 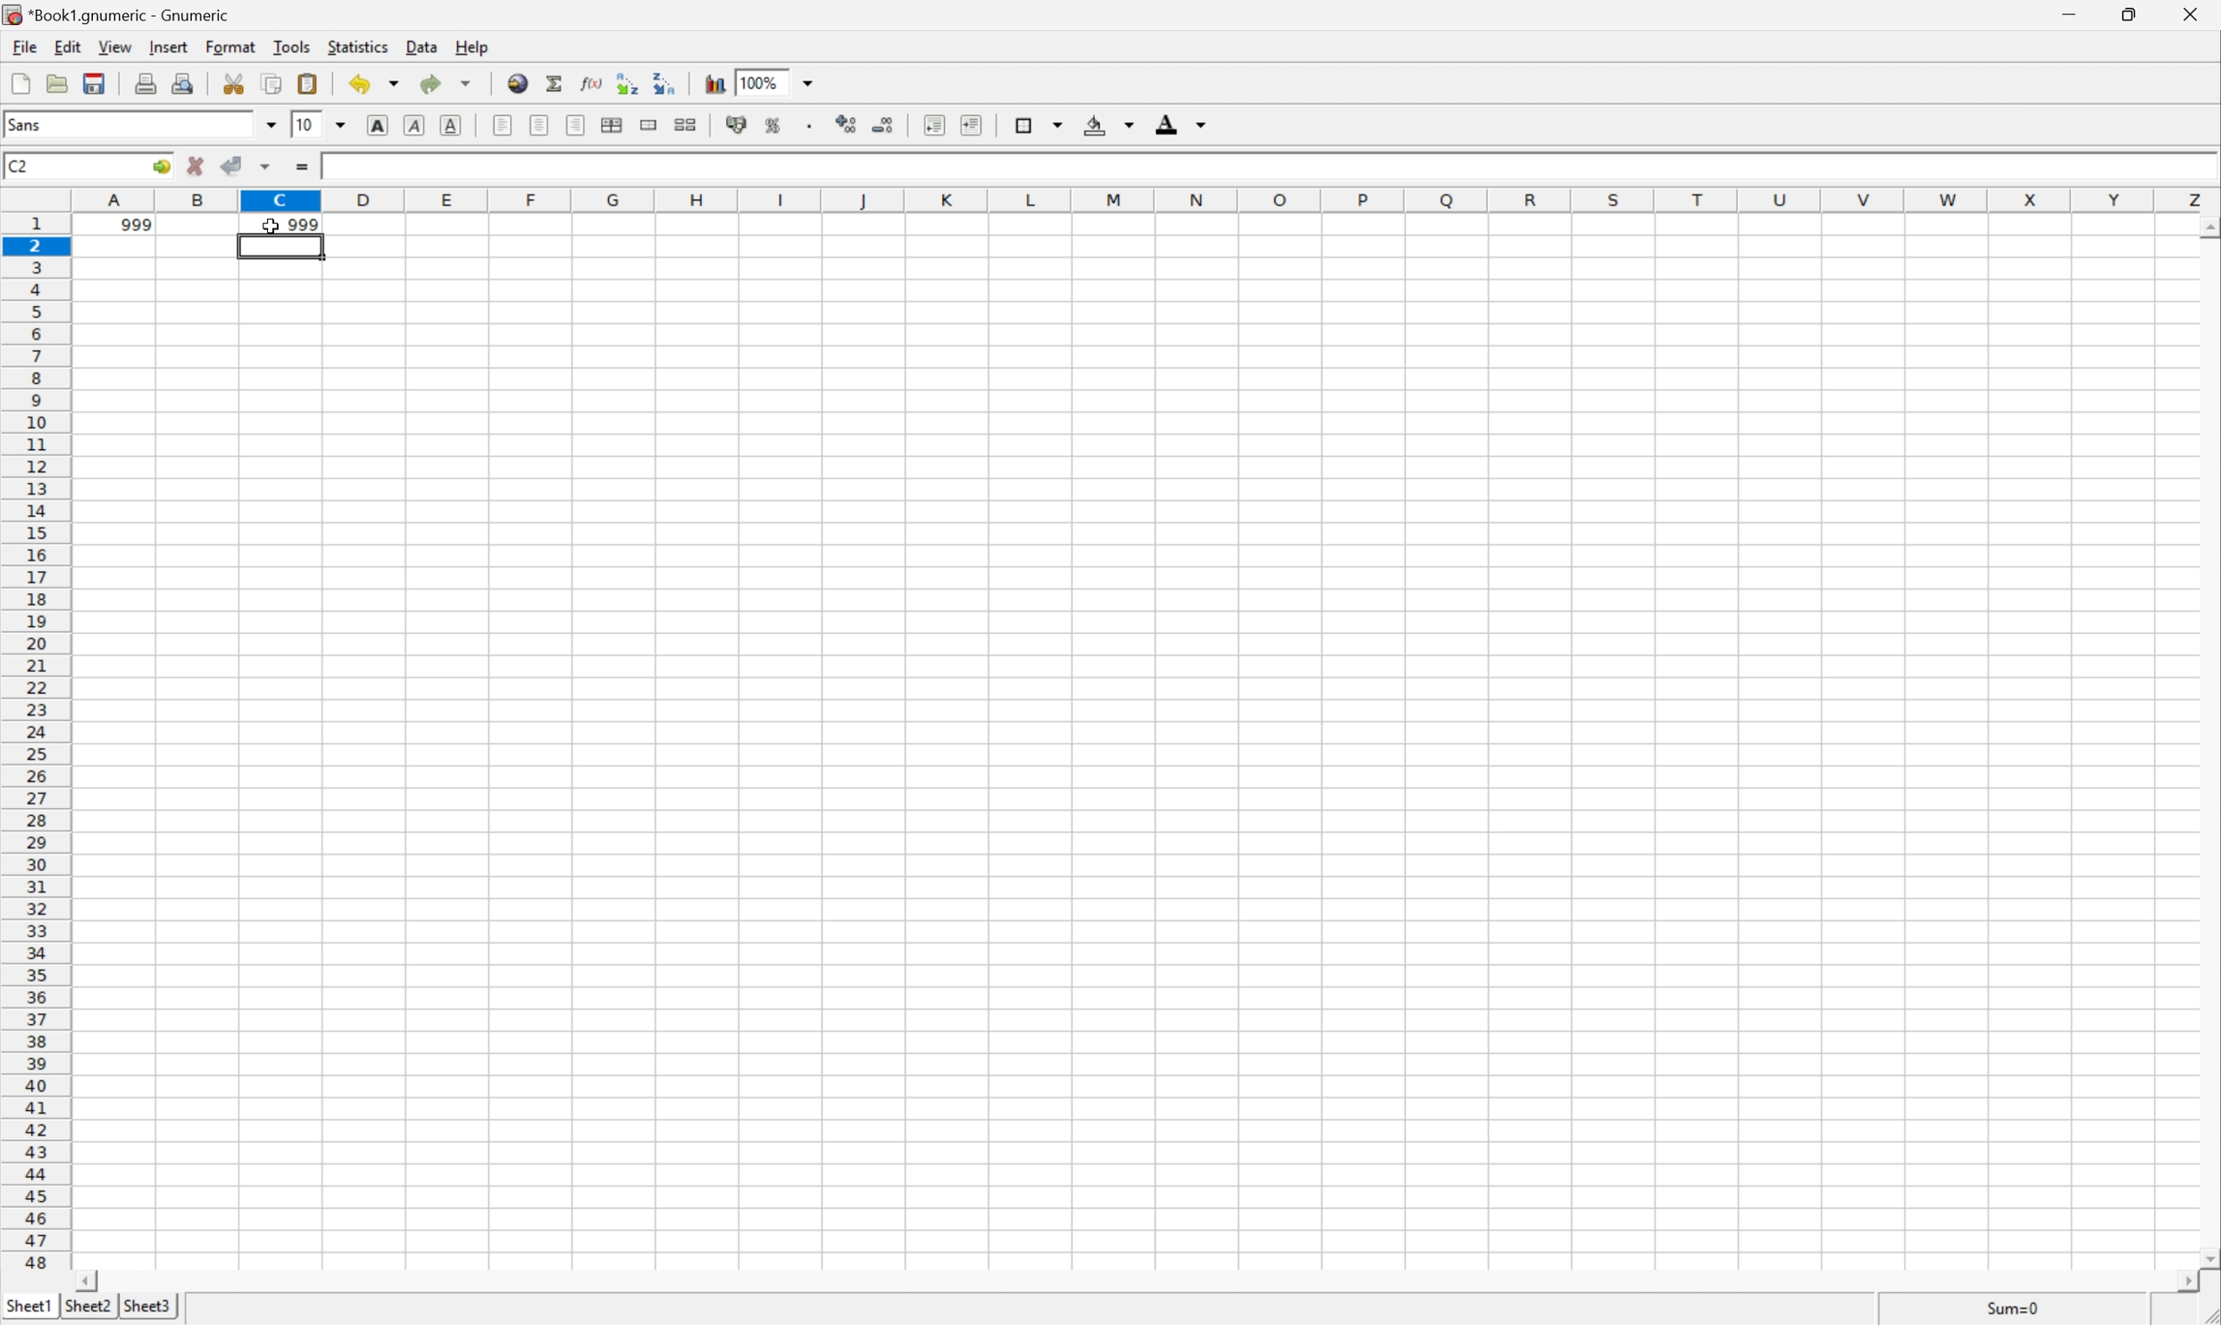 What do you see at coordinates (934, 126) in the screenshot?
I see `decrease indent` at bounding box center [934, 126].